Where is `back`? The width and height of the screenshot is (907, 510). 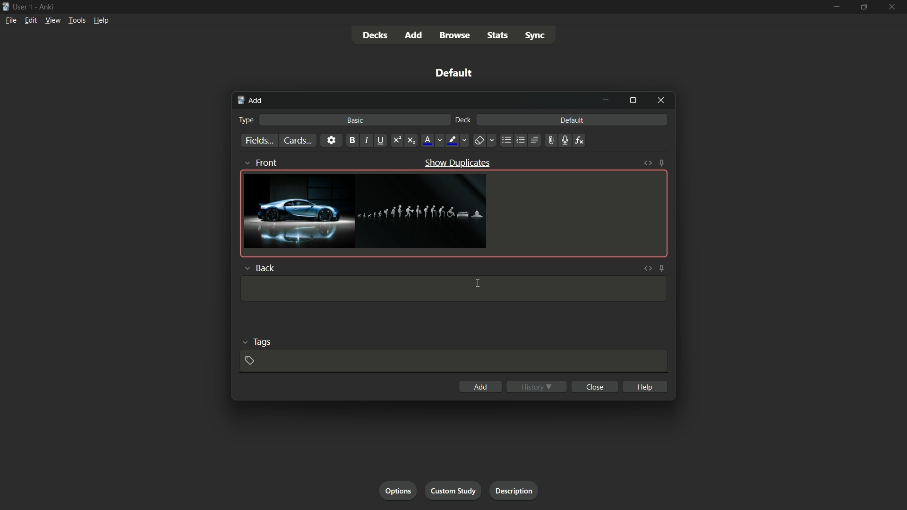 back is located at coordinates (259, 268).